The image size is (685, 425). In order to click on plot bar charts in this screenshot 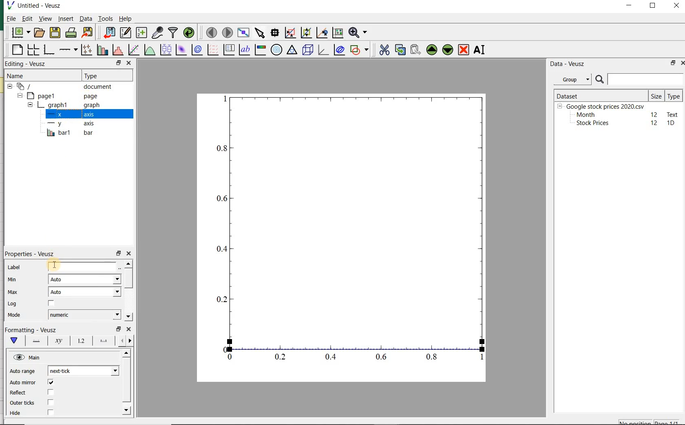, I will do `click(101, 50)`.